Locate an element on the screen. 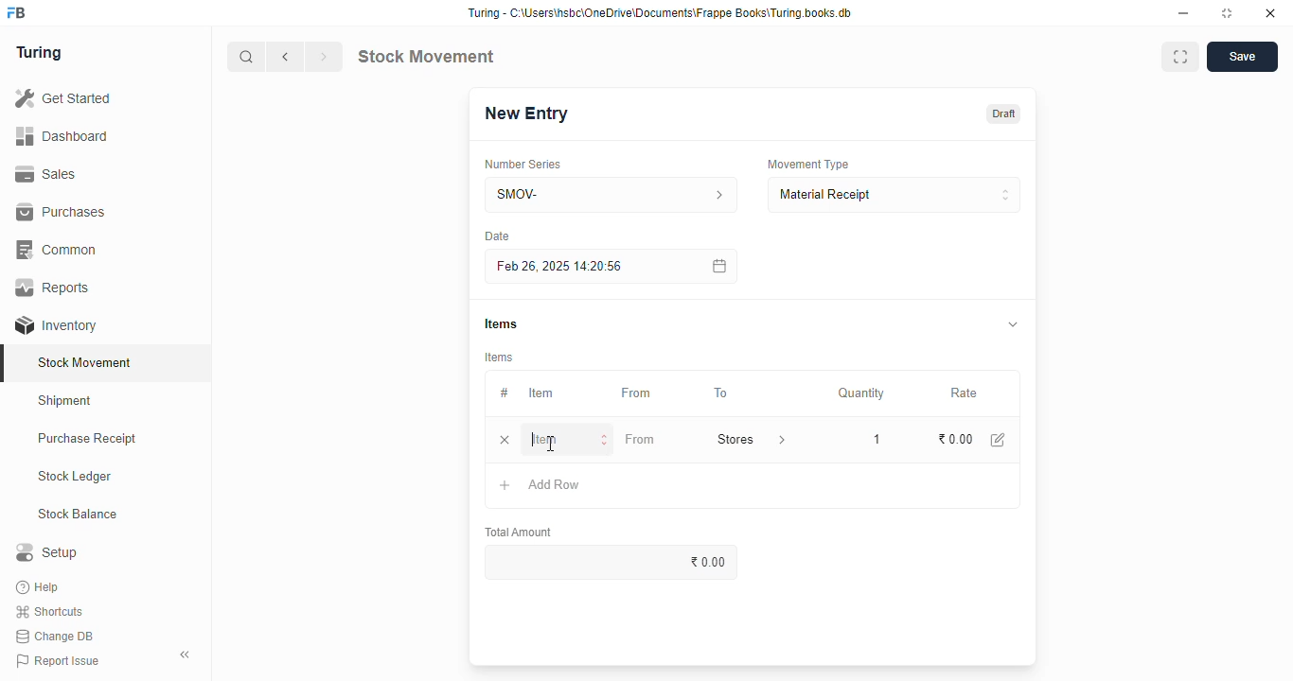 This screenshot has width=1293, height=681. change DB is located at coordinates (55, 637).